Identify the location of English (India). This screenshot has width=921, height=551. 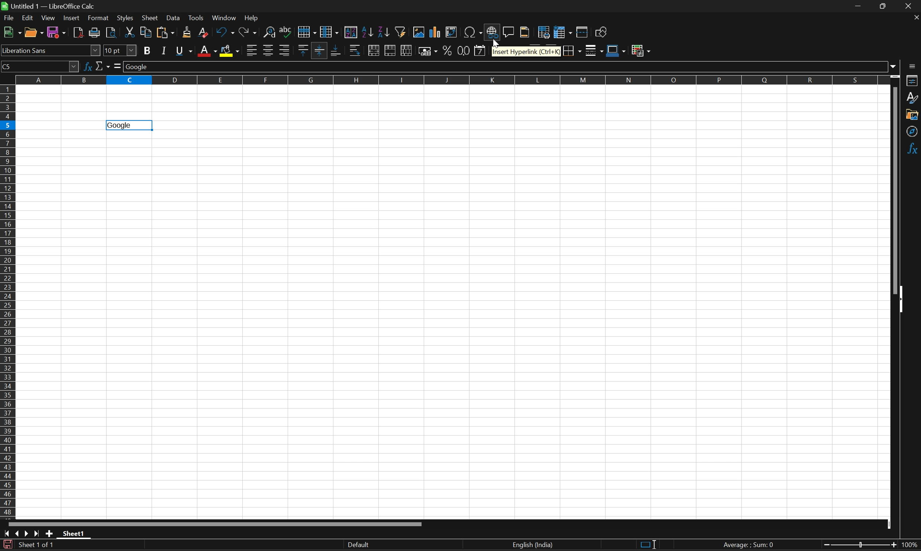
(532, 545).